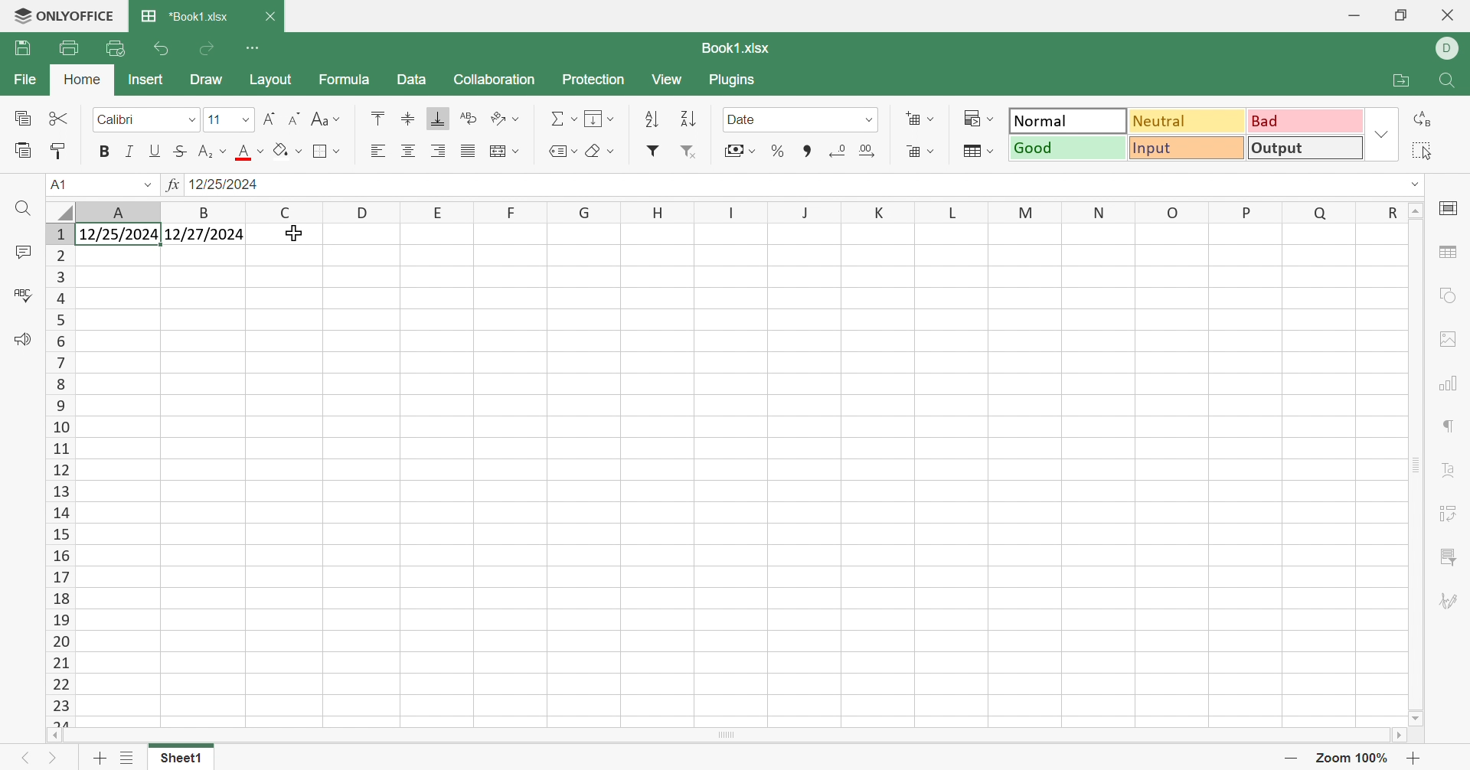 The image size is (1470, 770). I want to click on Text Art settings, so click(1444, 471).